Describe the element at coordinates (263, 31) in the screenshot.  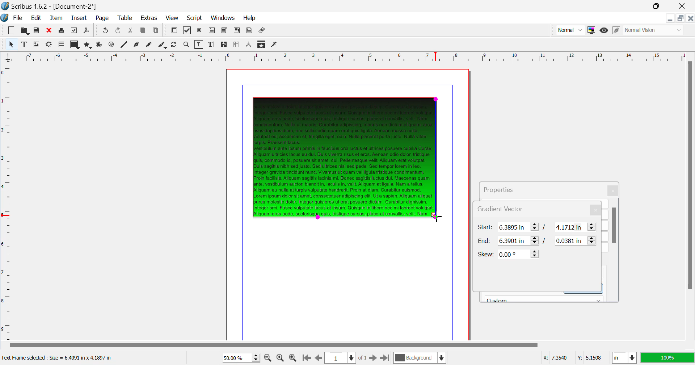
I see `Link Annotation` at that location.